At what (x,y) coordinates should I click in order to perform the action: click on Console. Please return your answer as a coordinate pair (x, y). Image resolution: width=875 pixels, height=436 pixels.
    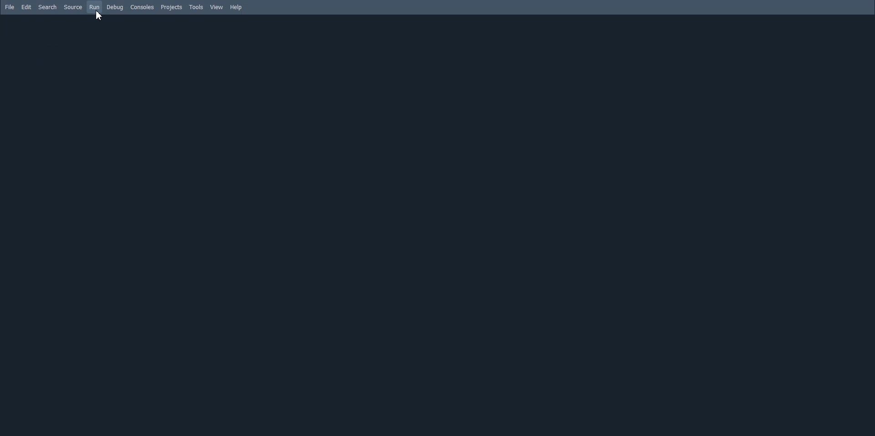
    Looking at the image, I should click on (142, 7).